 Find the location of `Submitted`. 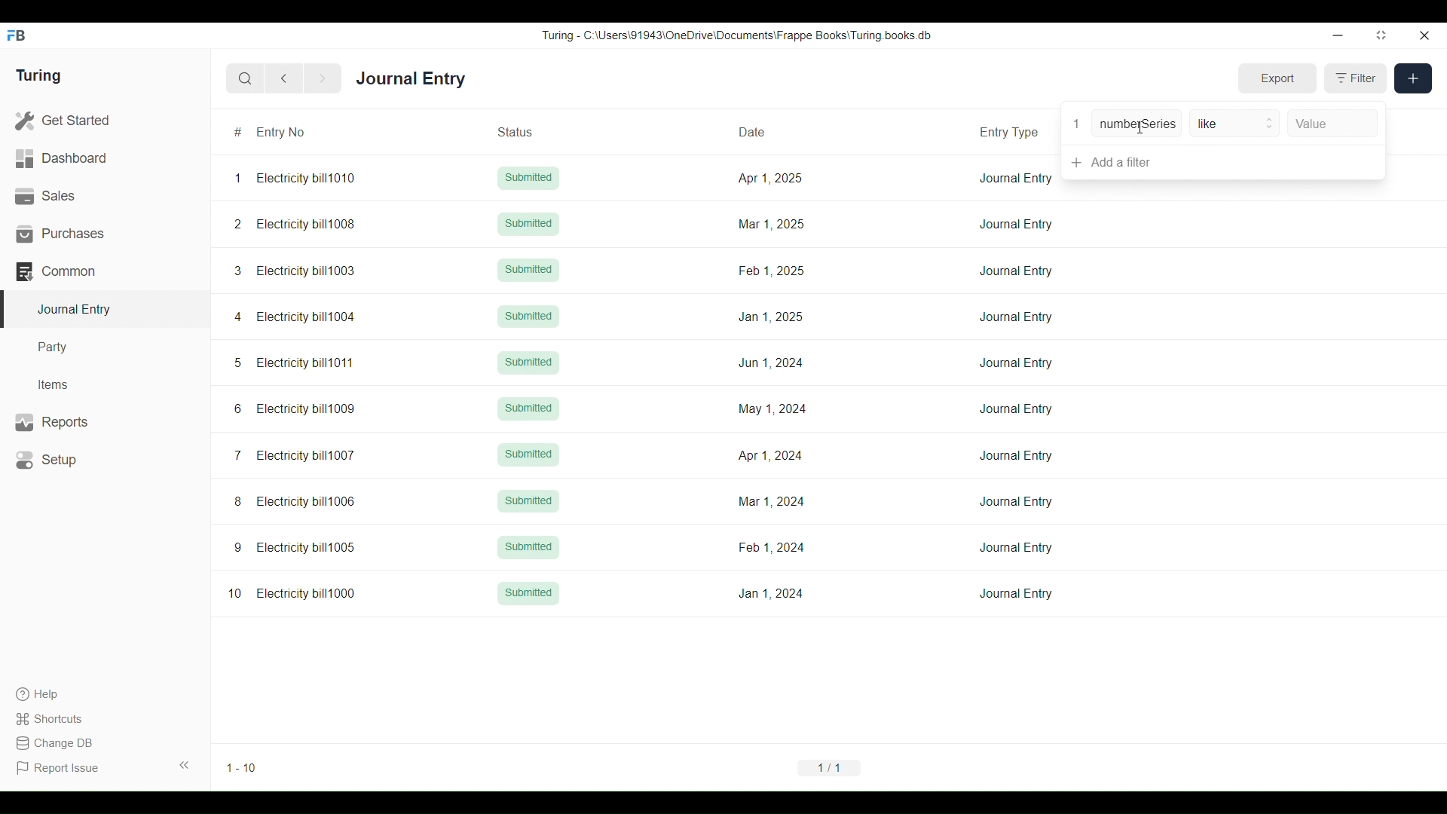

Submitted is located at coordinates (528, 363).